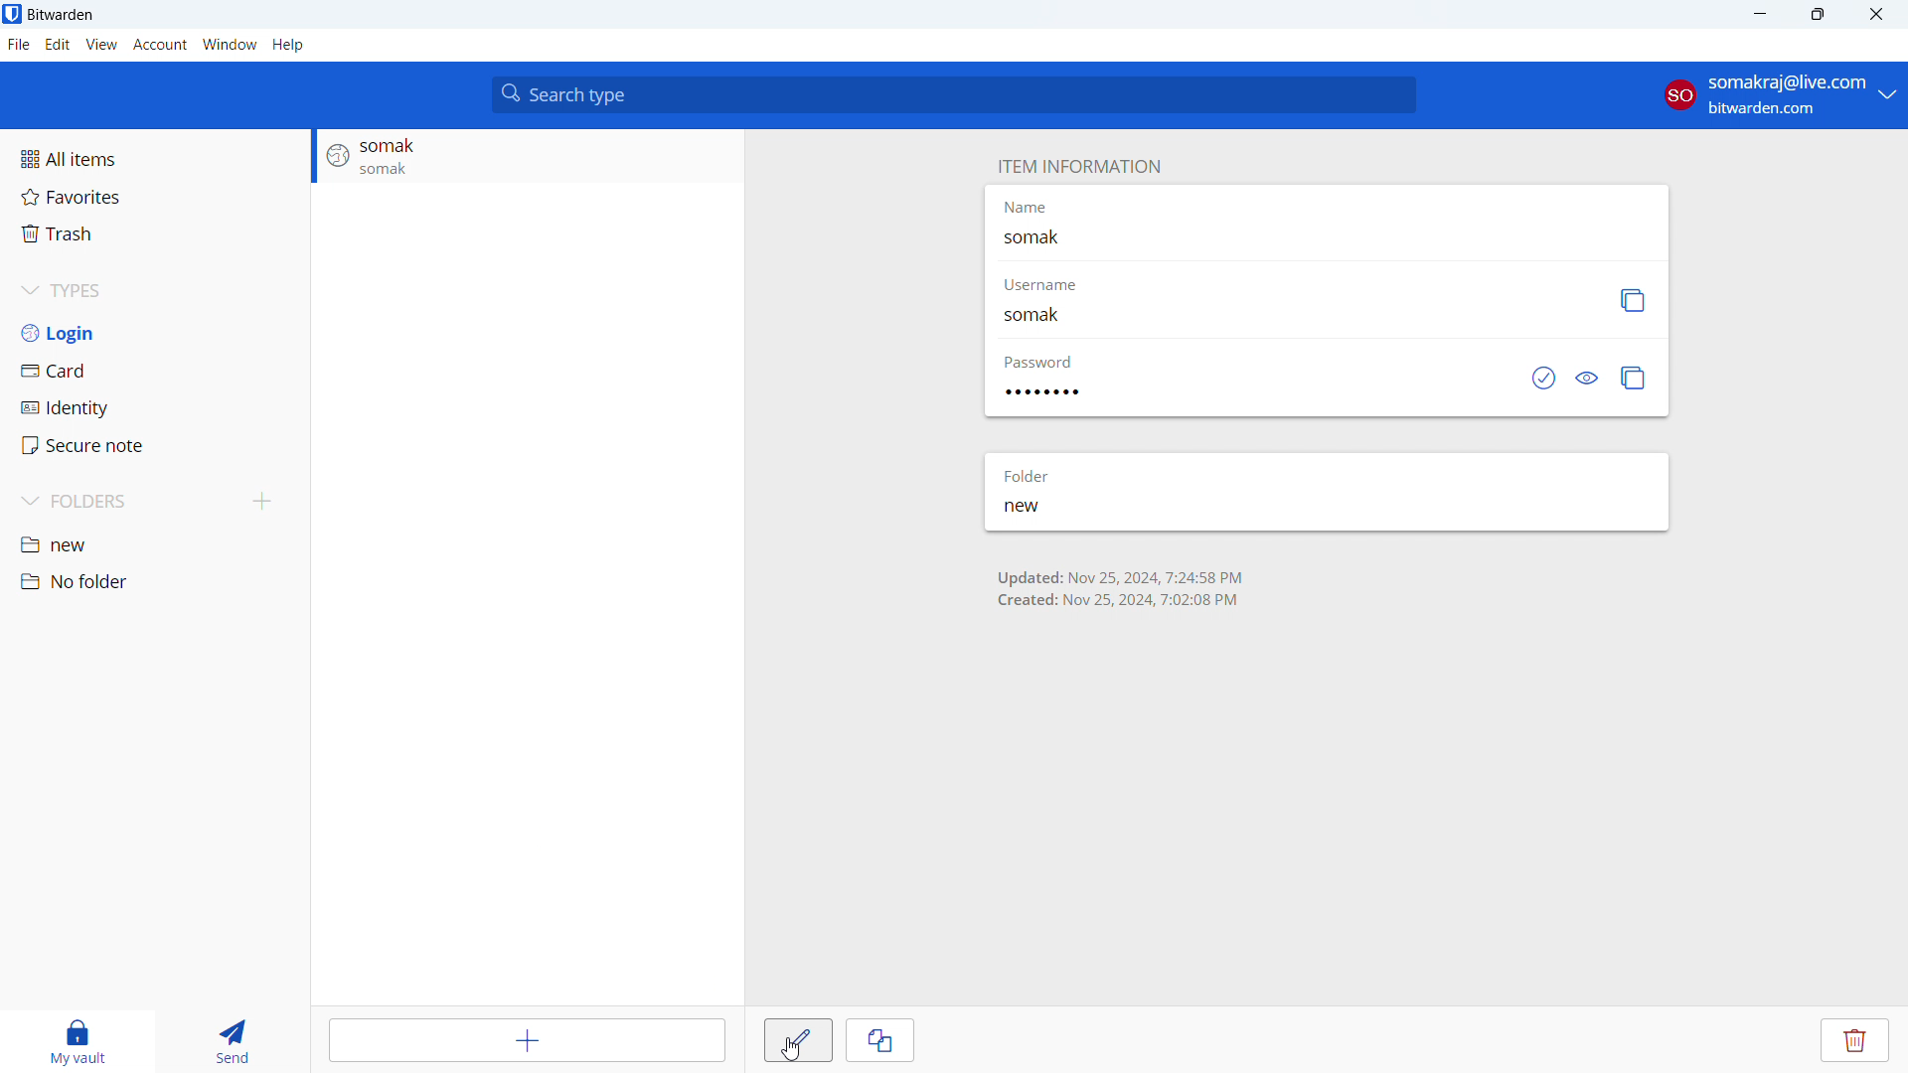 This screenshot has height=1073, width=1908. What do you see at coordinates (1817, 15) in the screenshot?
I see `maximize` at bounding box center [1817, 15].